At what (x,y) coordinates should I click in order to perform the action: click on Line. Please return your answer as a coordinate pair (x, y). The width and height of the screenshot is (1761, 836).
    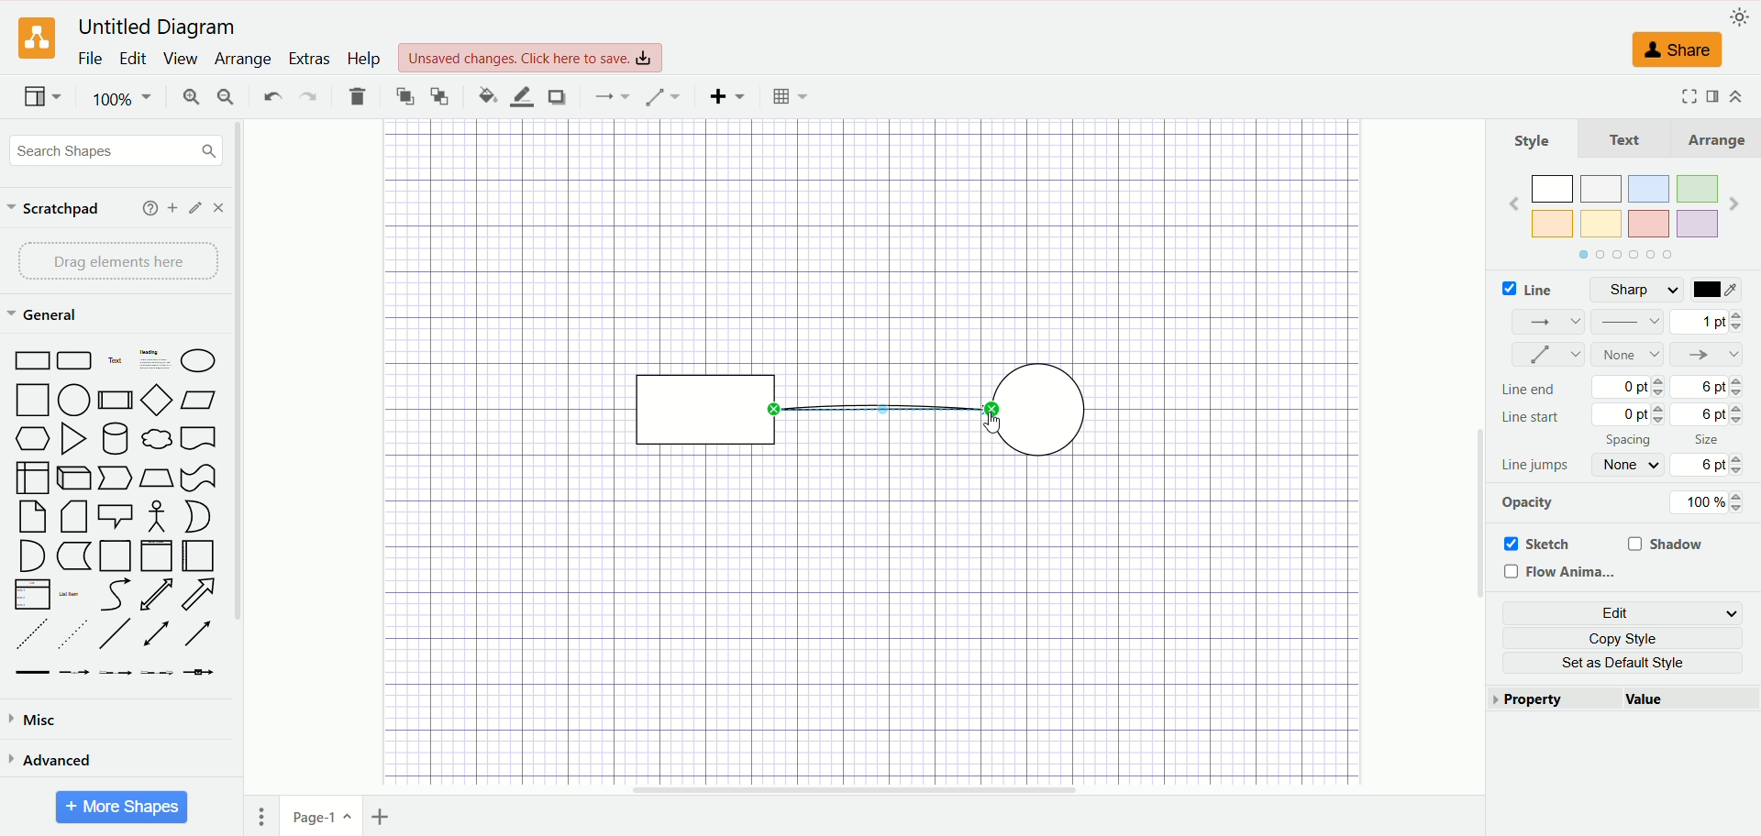
    Looking at the image, I should click on (116, 634).